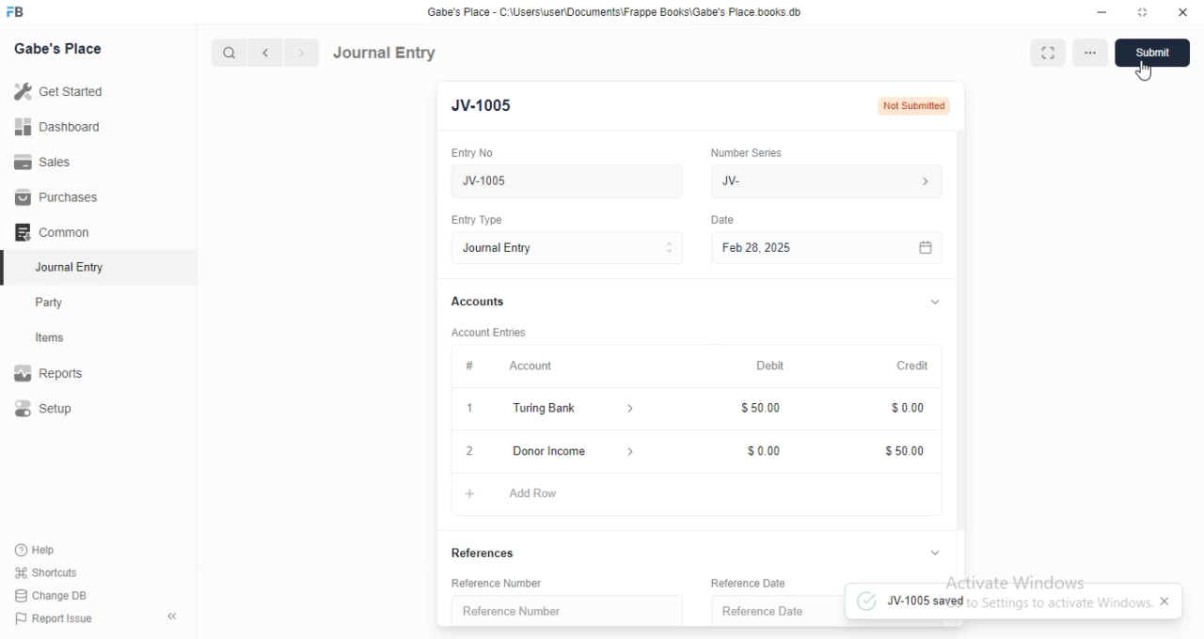 Image resolution: width=1204 pixels, height=639 pixels. What do you see at coordinates (62, 126) in the screenshot?
I see `Dashboard` at bounding box center [62, 126].